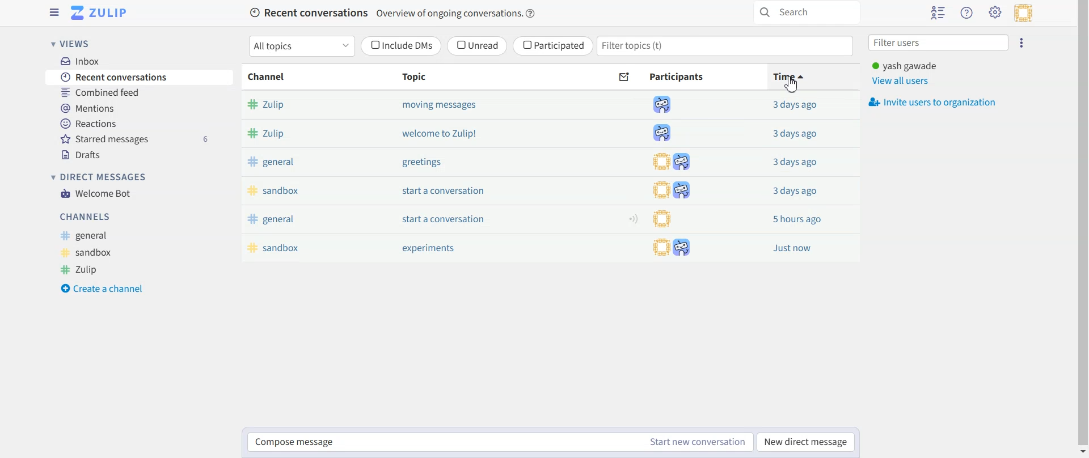 This screenshot has width=1089, height=458. Describe the element at coordinates (82, 270) in the screenshot. I see `Zulip` at that location.